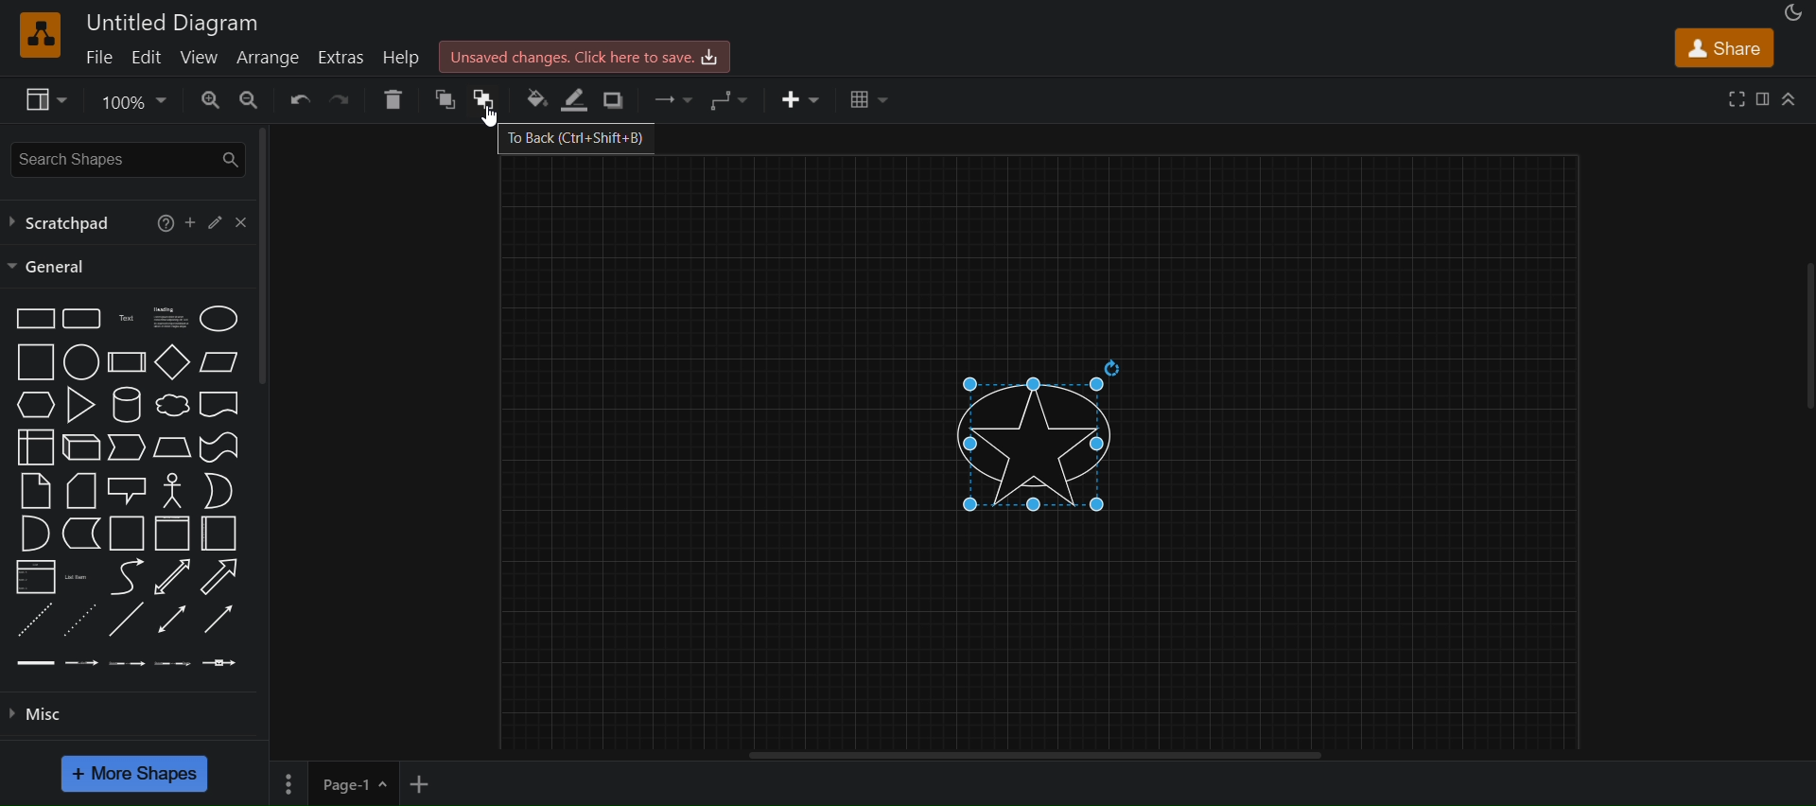  I want to click on vertical scroll bar, so click(261, 260).